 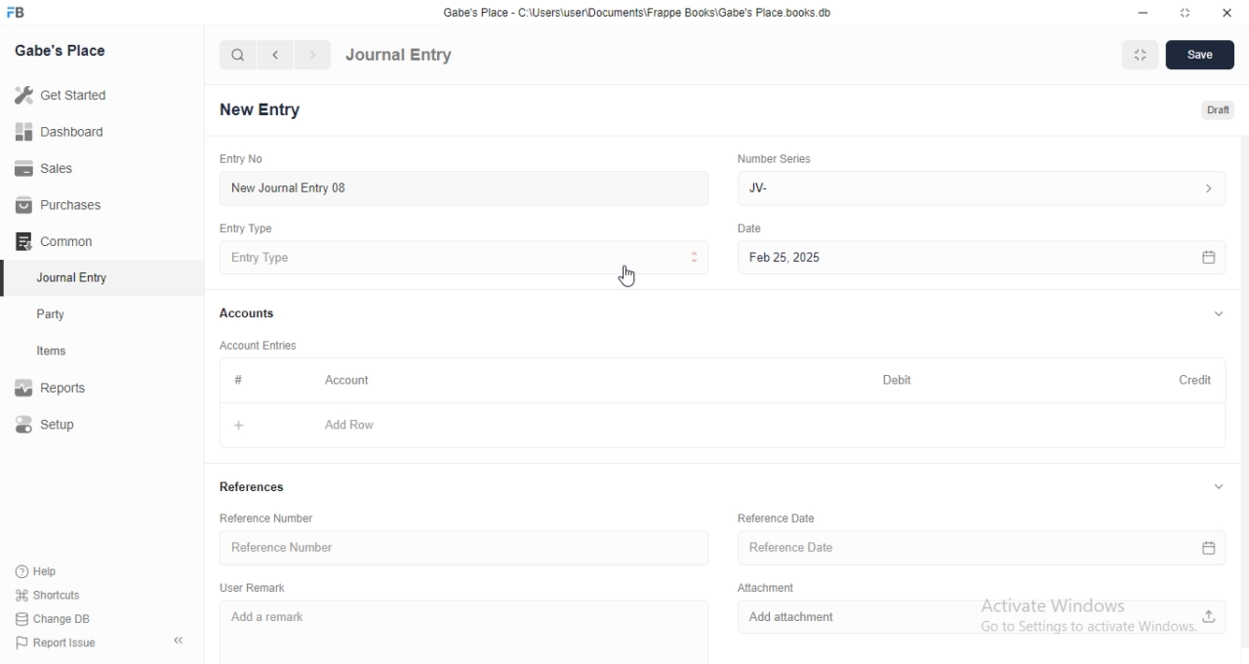 I want to click on expand/collapse, so click(x=1218, y=315).